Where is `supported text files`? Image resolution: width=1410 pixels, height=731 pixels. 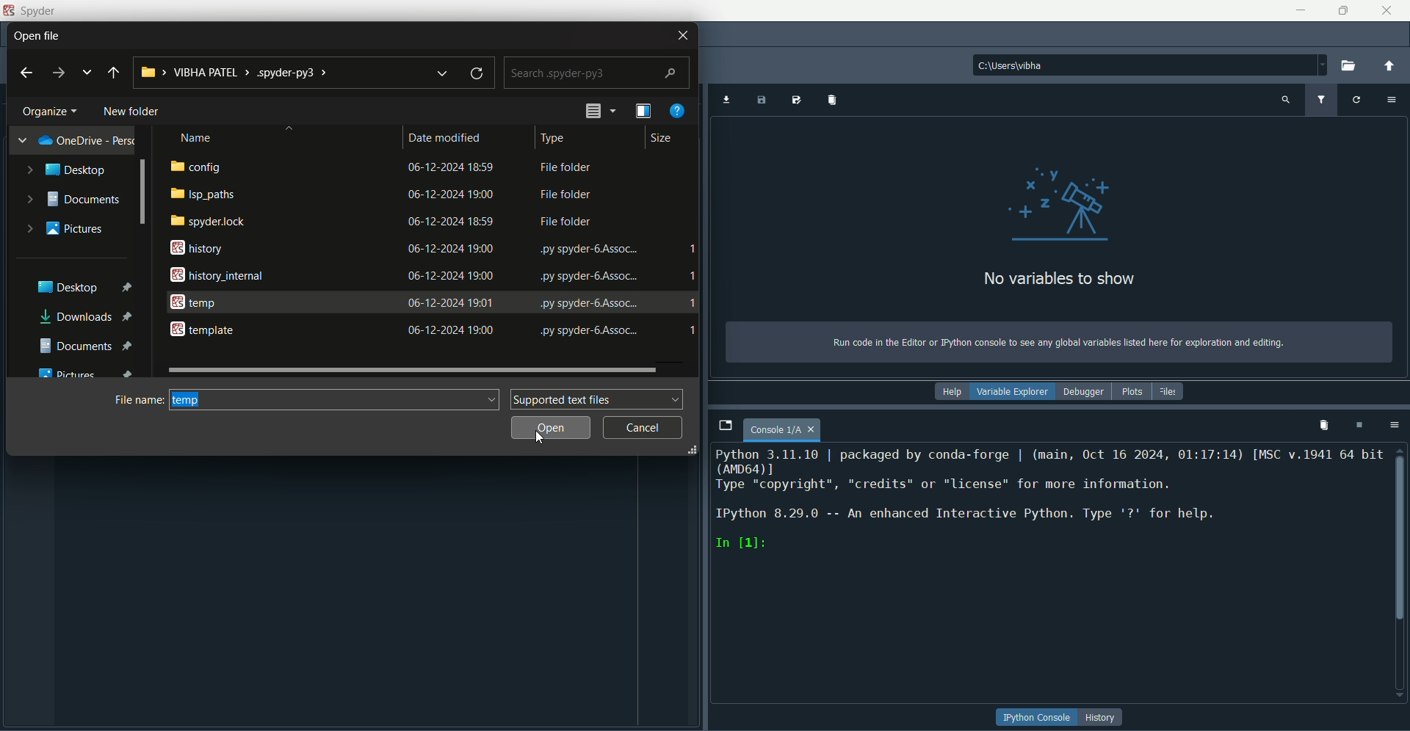 supported text files is located at coordinates (599, 399).